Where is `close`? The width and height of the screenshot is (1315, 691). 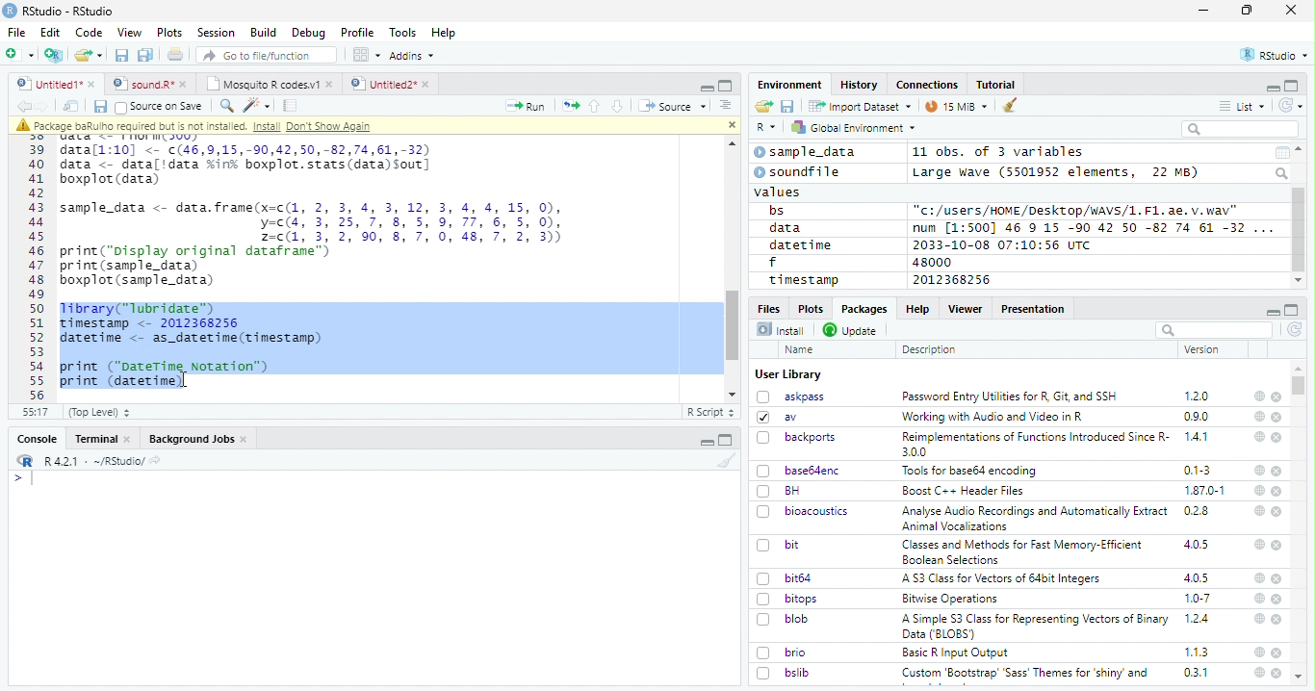
close is located at coordinates (729, 123).